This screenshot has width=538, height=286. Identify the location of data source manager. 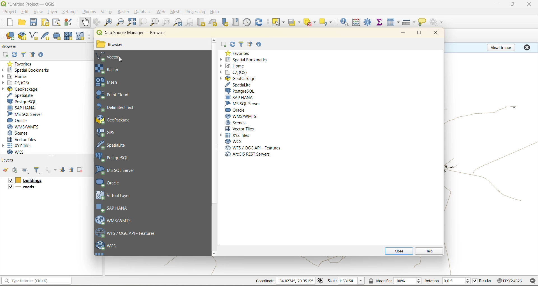
(132, 34).